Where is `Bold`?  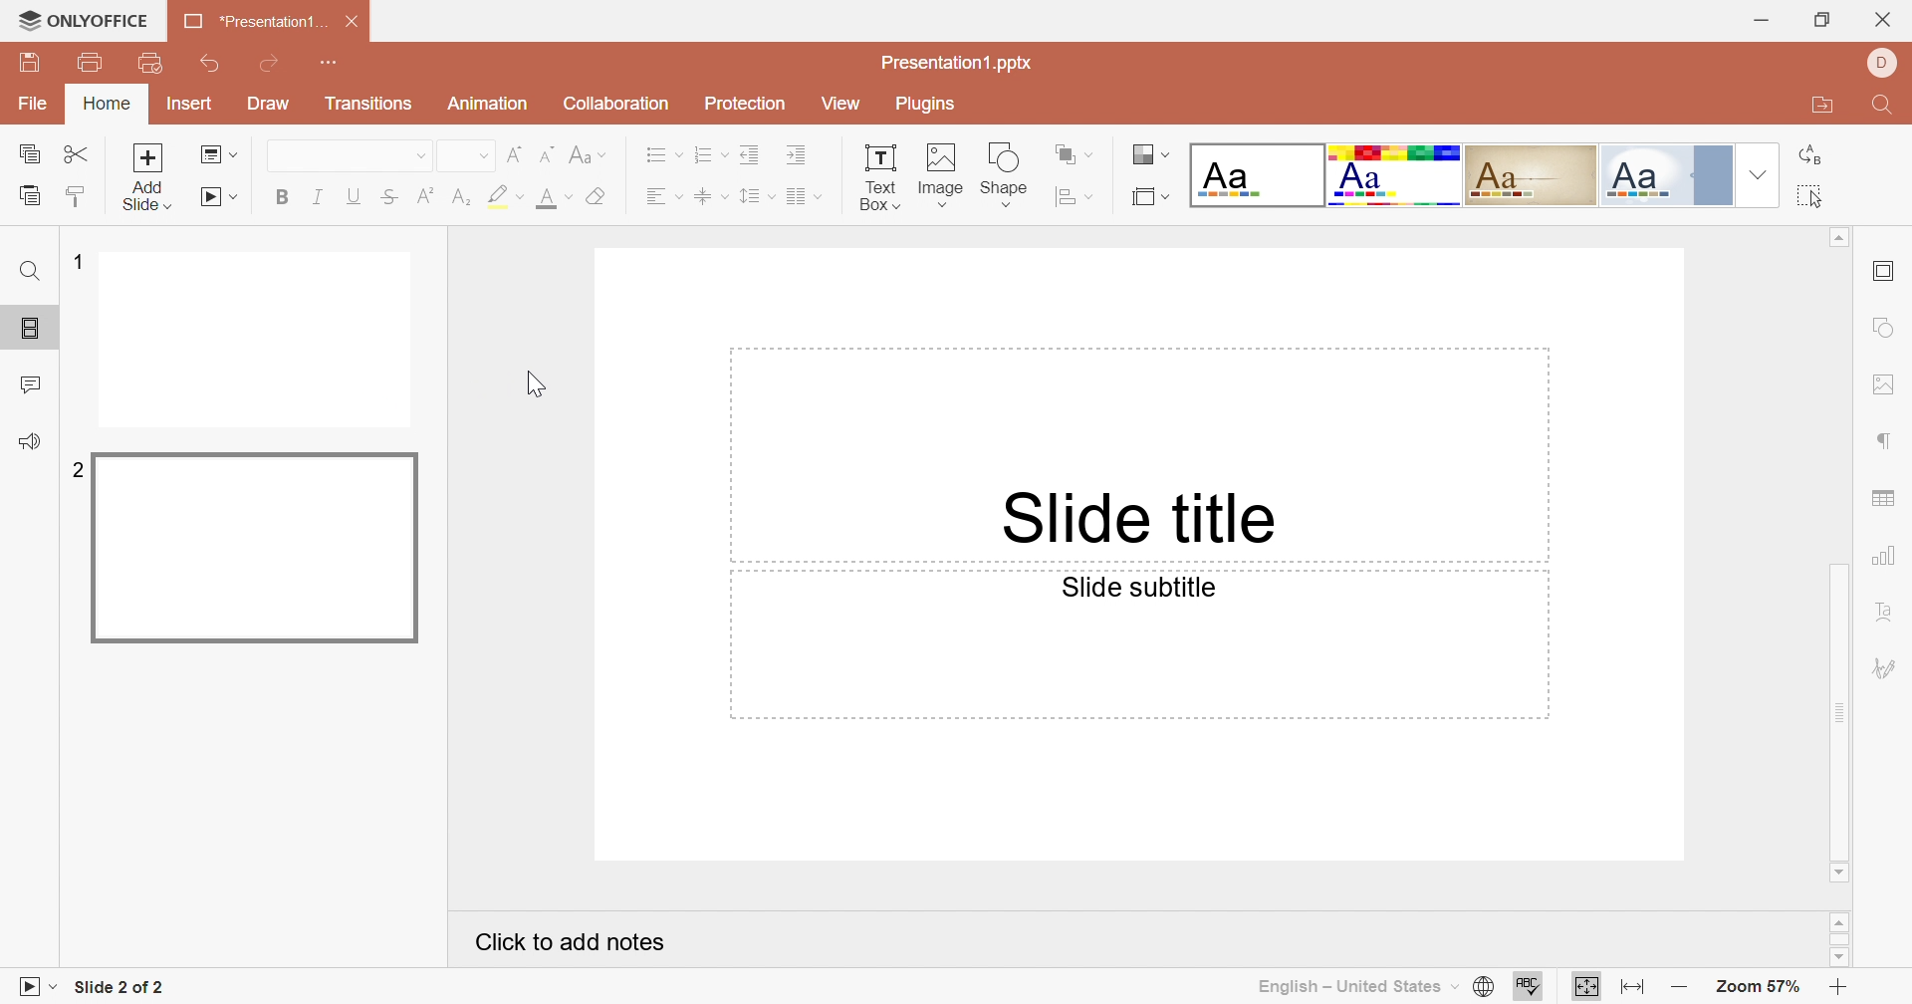
Bold is located at coordinates (284, 195).